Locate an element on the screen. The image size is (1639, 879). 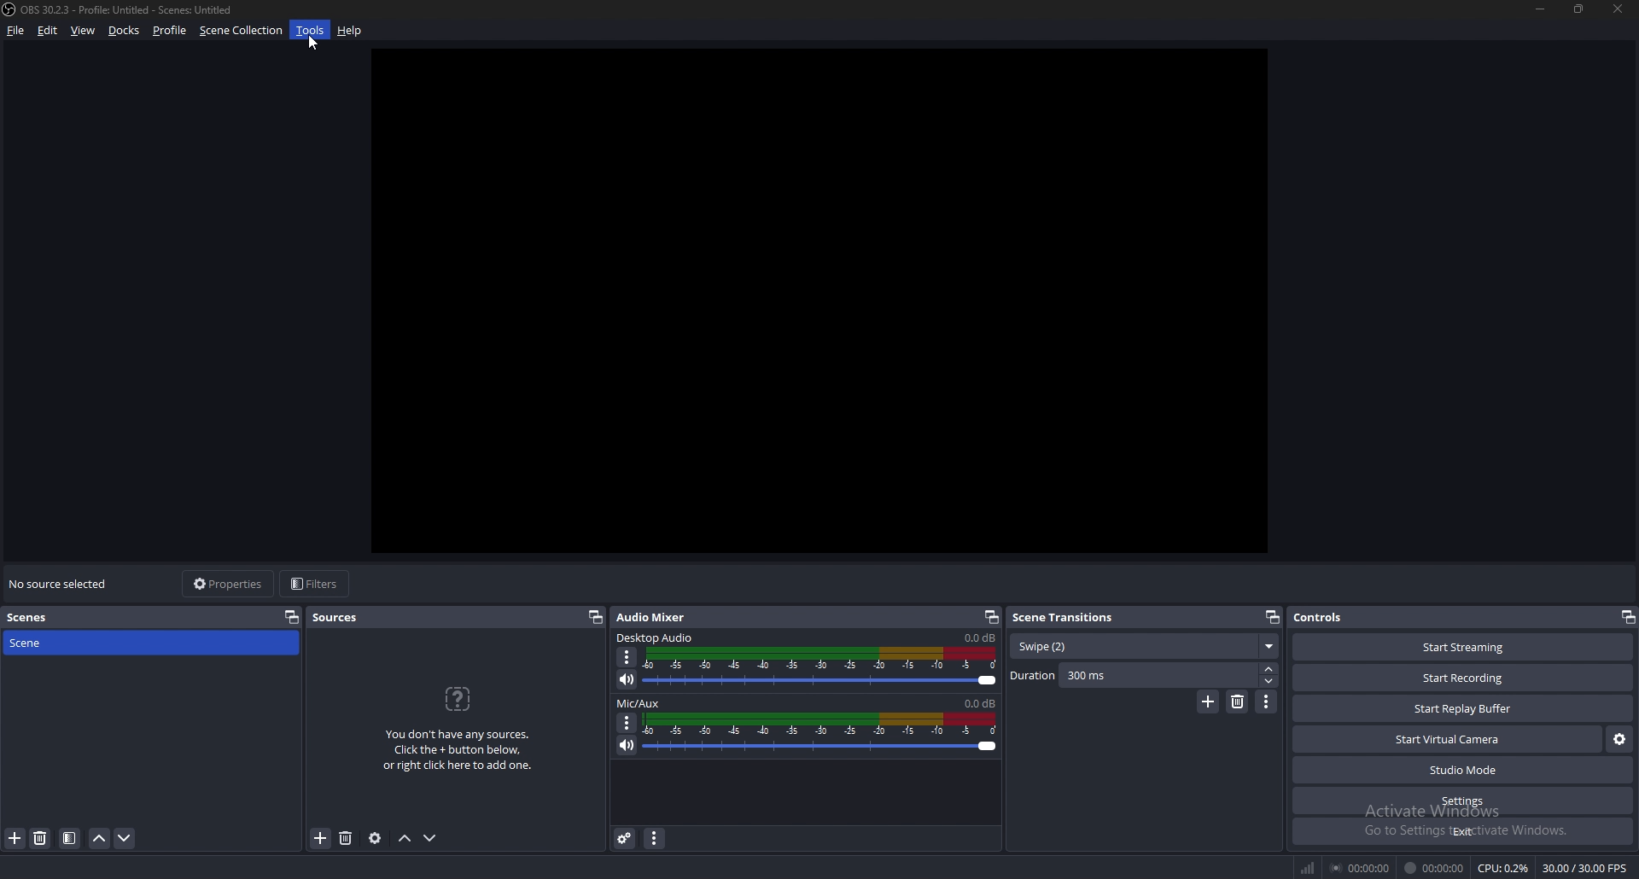
mute is located at coordinates (627, 745).